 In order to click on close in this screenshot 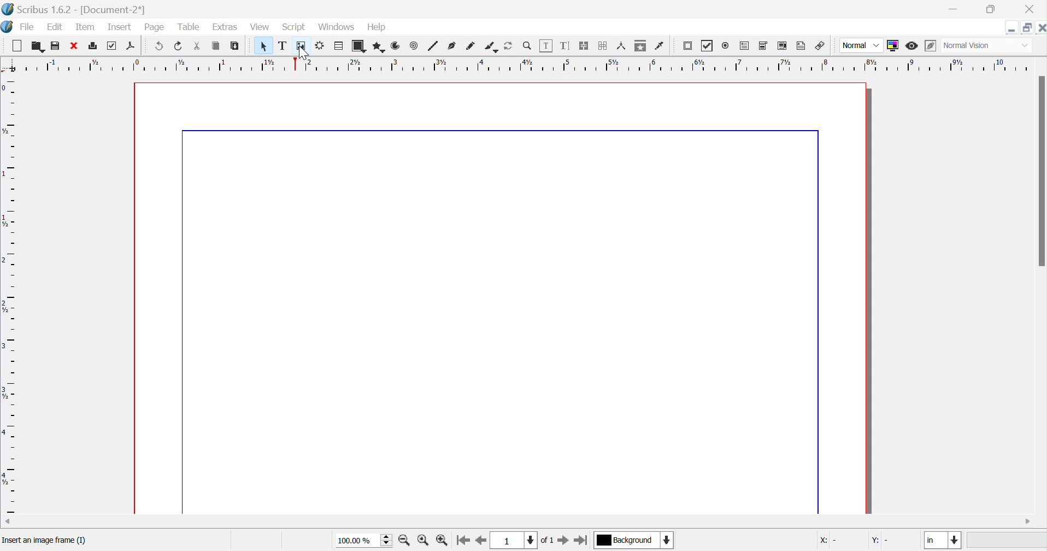, I will do `click(1031, 9)`.